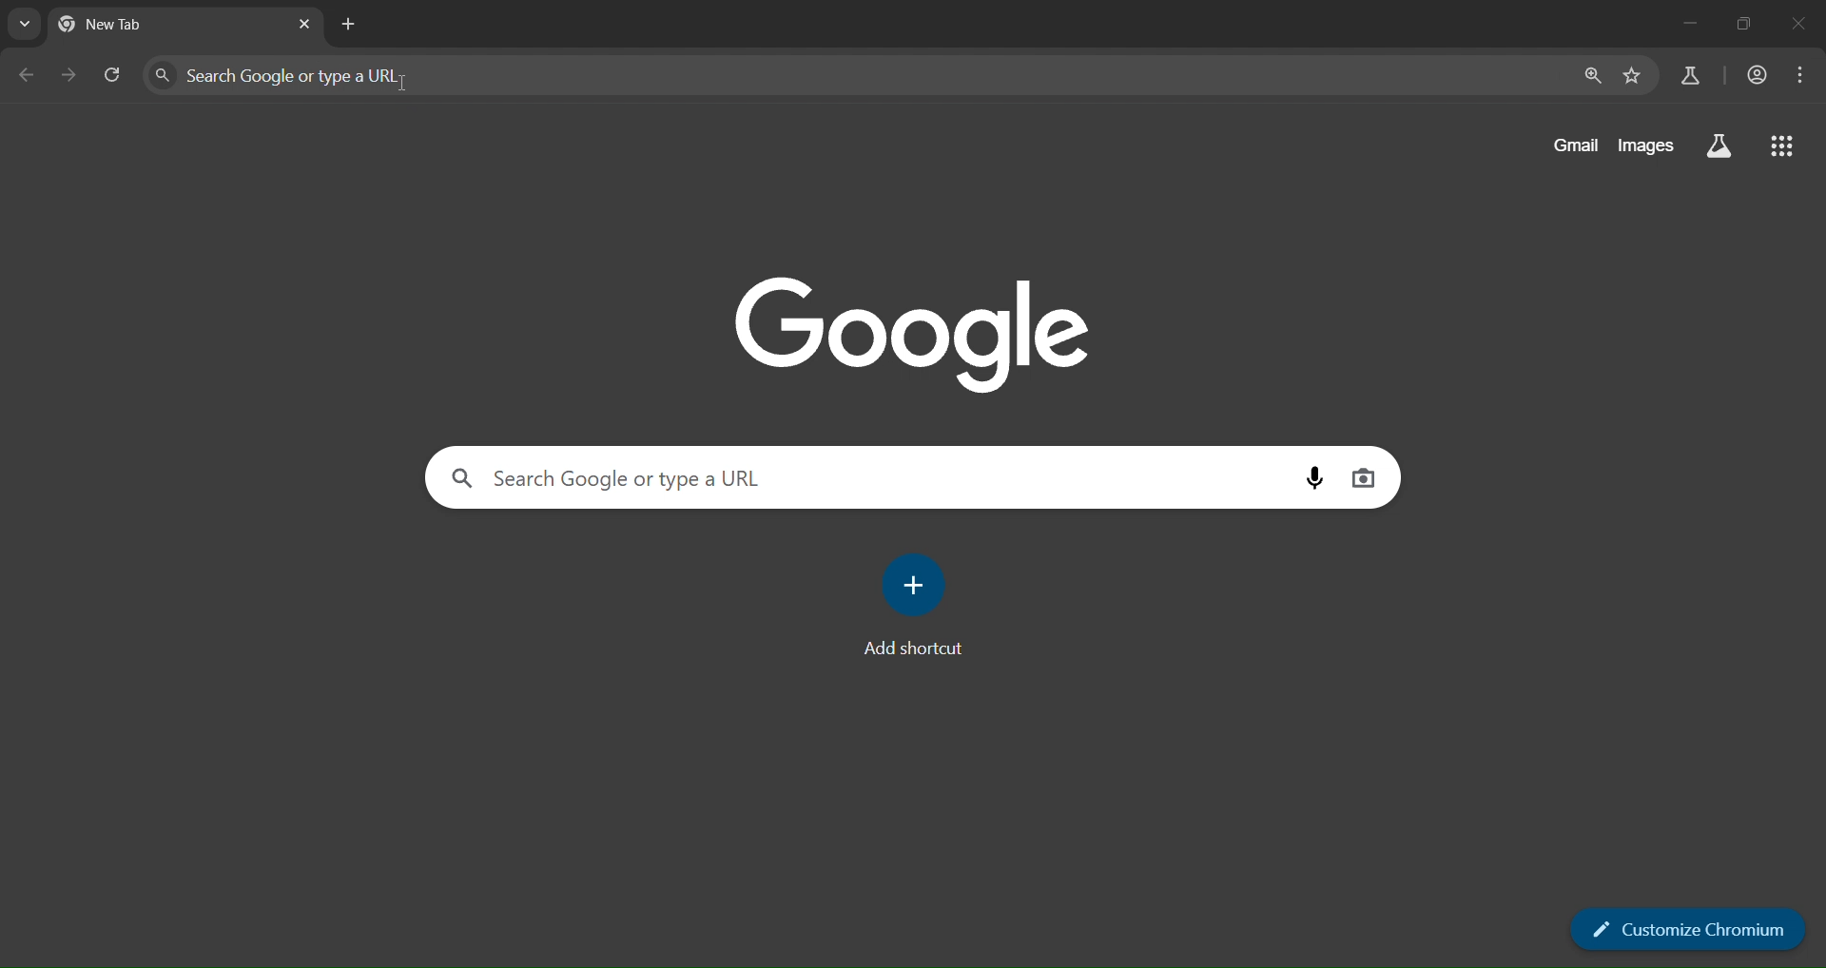 Image resolution: width=1826 pixels, height=968 pixels. Describe the element at coordinates (1690, 21) in the screenshot. I see `minimize` at that location.